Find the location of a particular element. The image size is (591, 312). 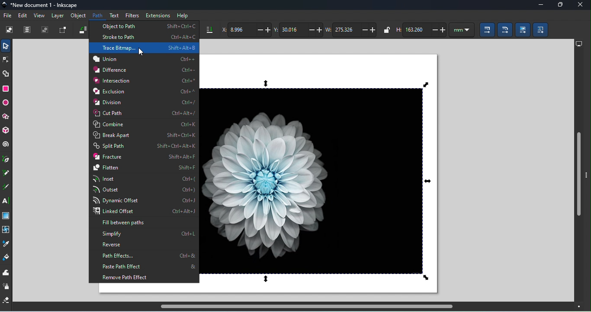

File name is located at coordinates (41, 5).